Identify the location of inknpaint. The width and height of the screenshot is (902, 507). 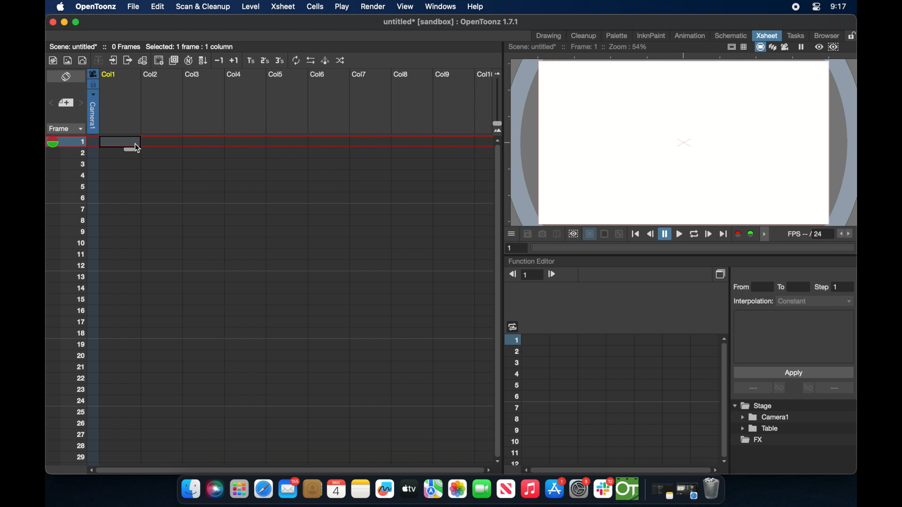
(651, 35).